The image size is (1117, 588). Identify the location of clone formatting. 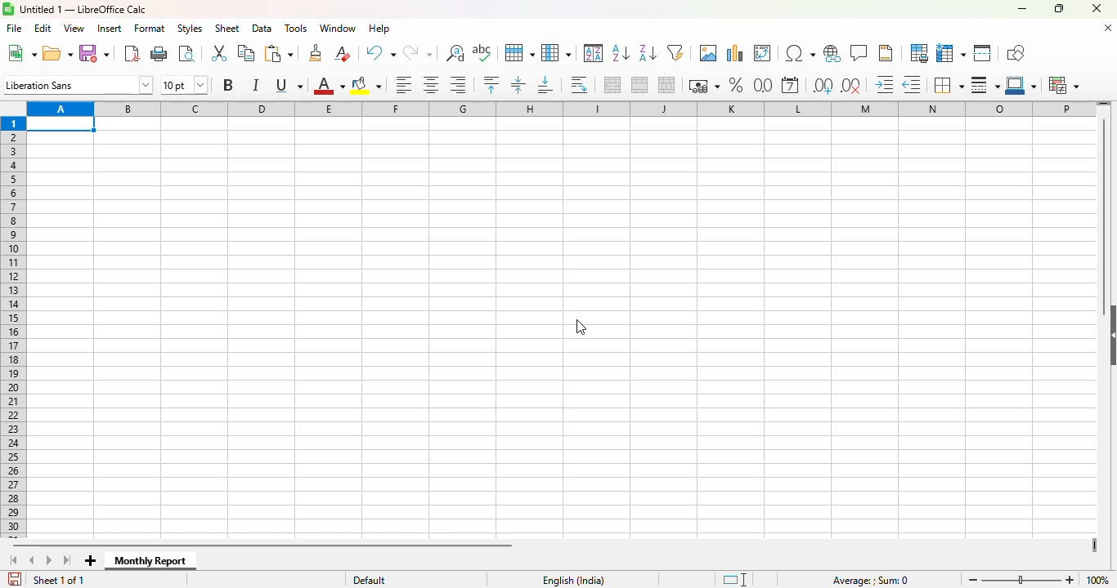
(316, 53).